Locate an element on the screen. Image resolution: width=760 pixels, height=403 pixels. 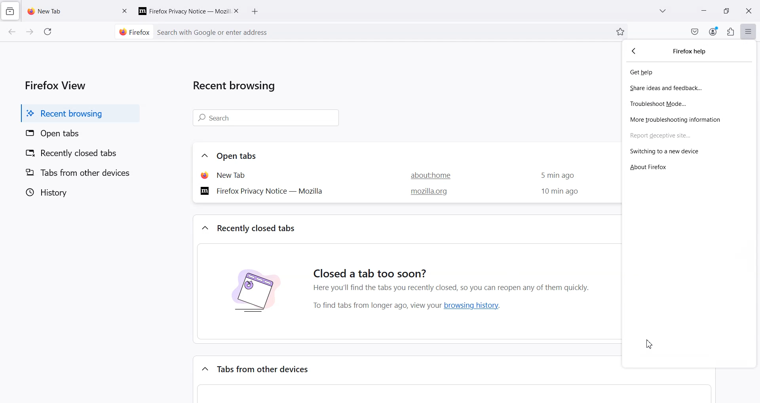
Search Recent Tabs is located at coordinates (268, 118).